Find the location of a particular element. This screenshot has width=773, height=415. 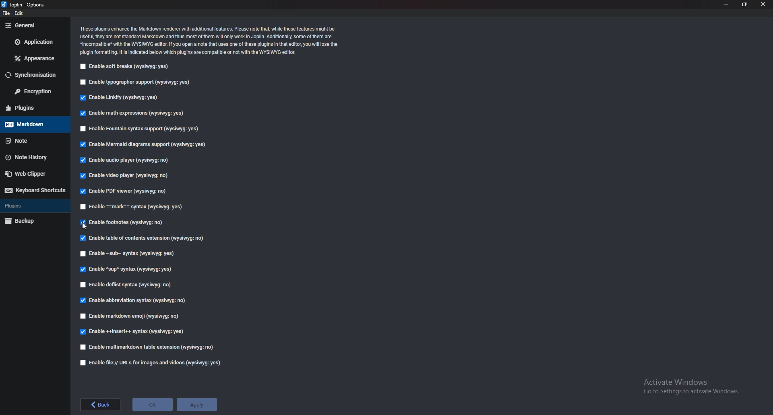

apply is located at coordinates (200, 405).